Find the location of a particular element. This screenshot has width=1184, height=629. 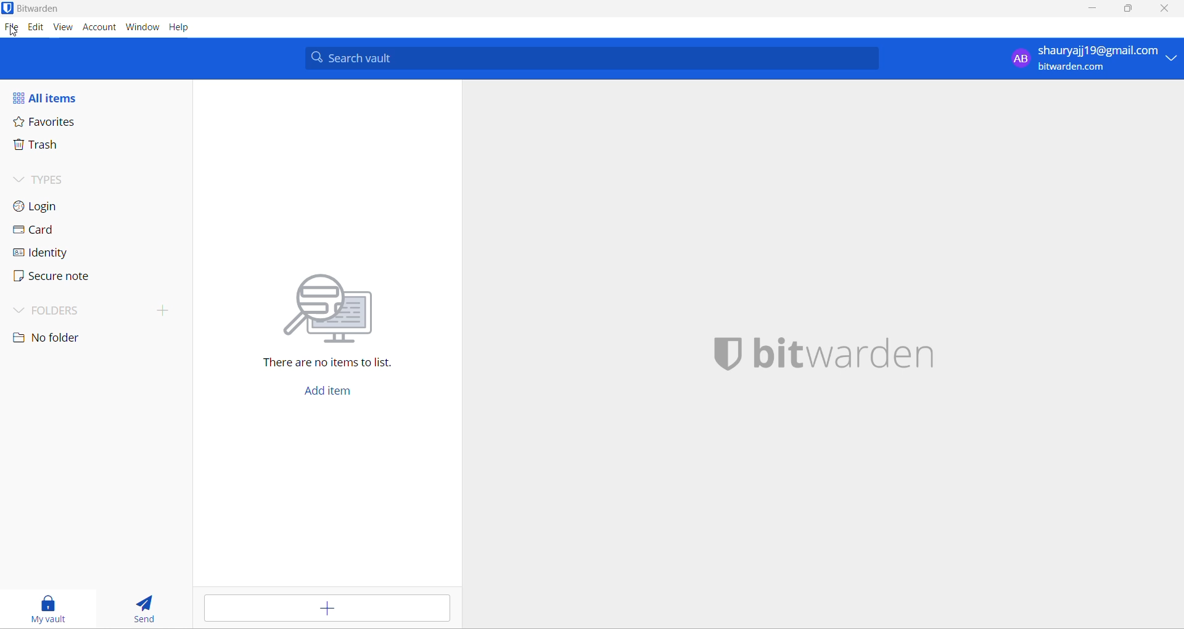

window is located at coordinates (141, 27).